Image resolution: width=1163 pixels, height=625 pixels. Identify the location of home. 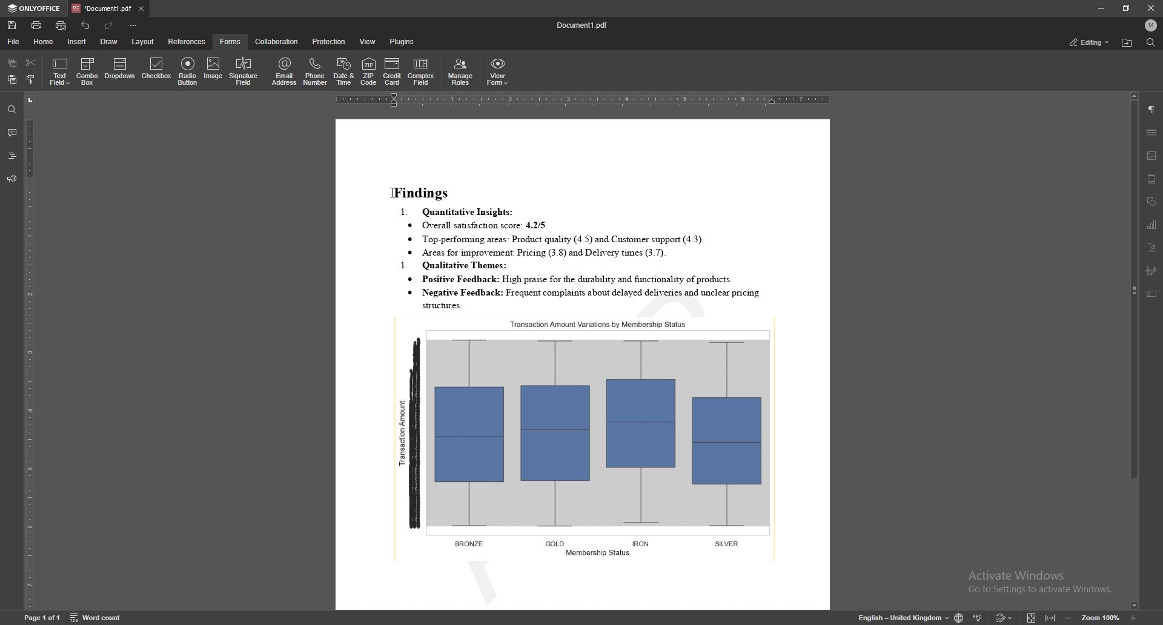
(44, 41).